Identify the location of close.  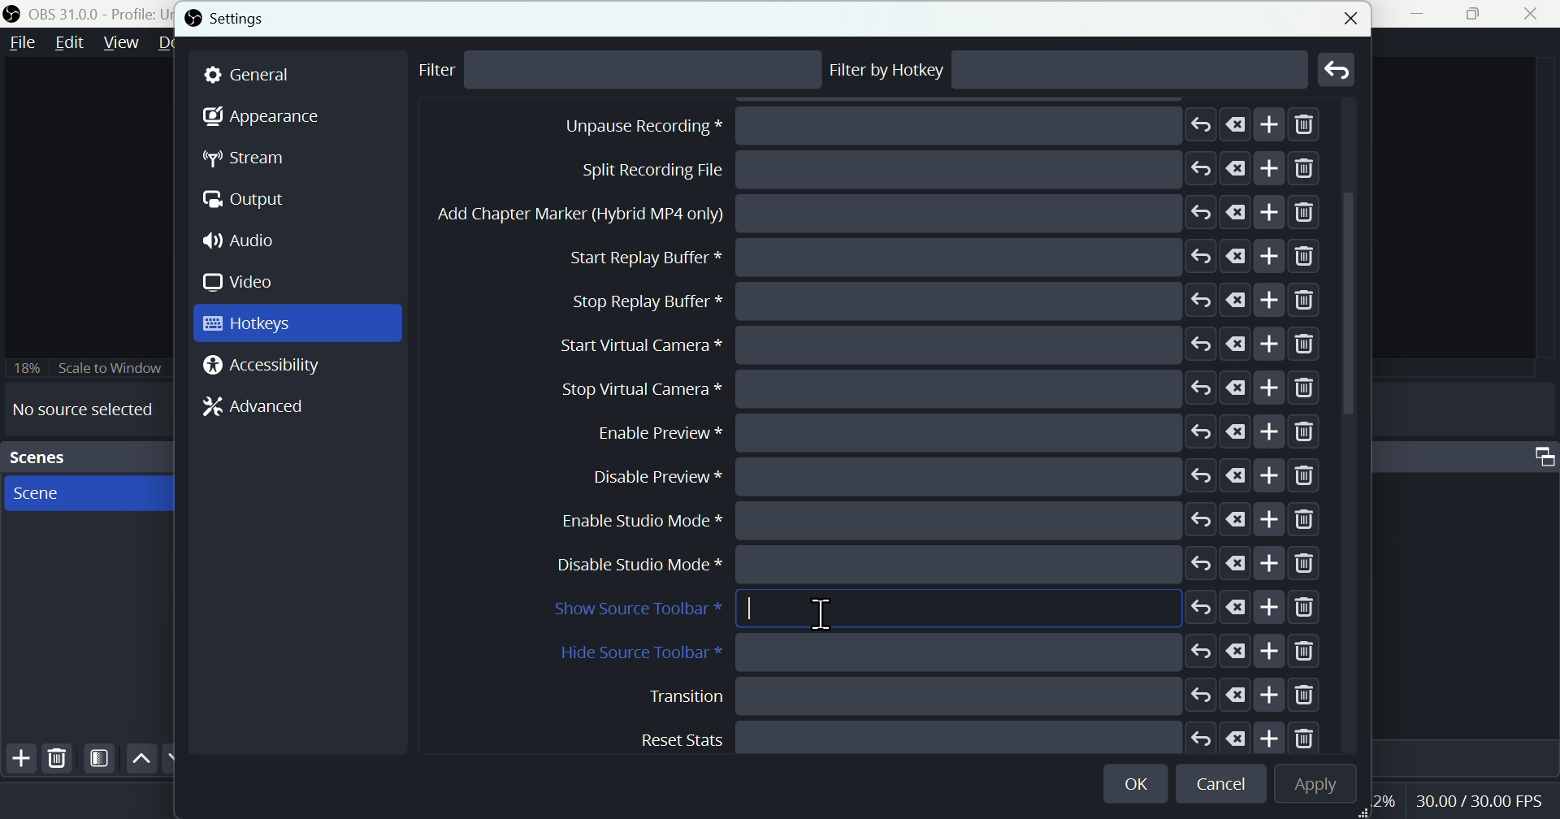
(1535, 14).